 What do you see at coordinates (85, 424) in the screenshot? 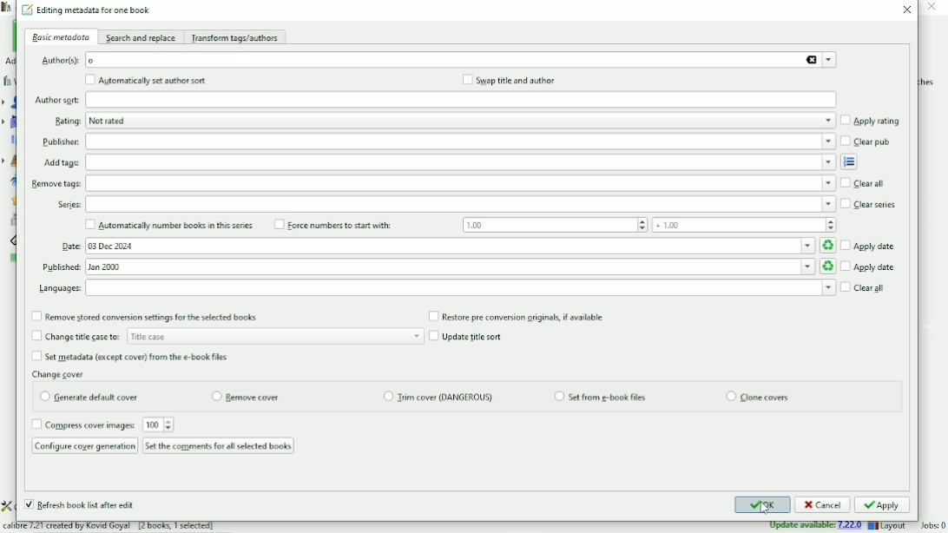
I see `Compress cover images` at bounding box center [85, 424].